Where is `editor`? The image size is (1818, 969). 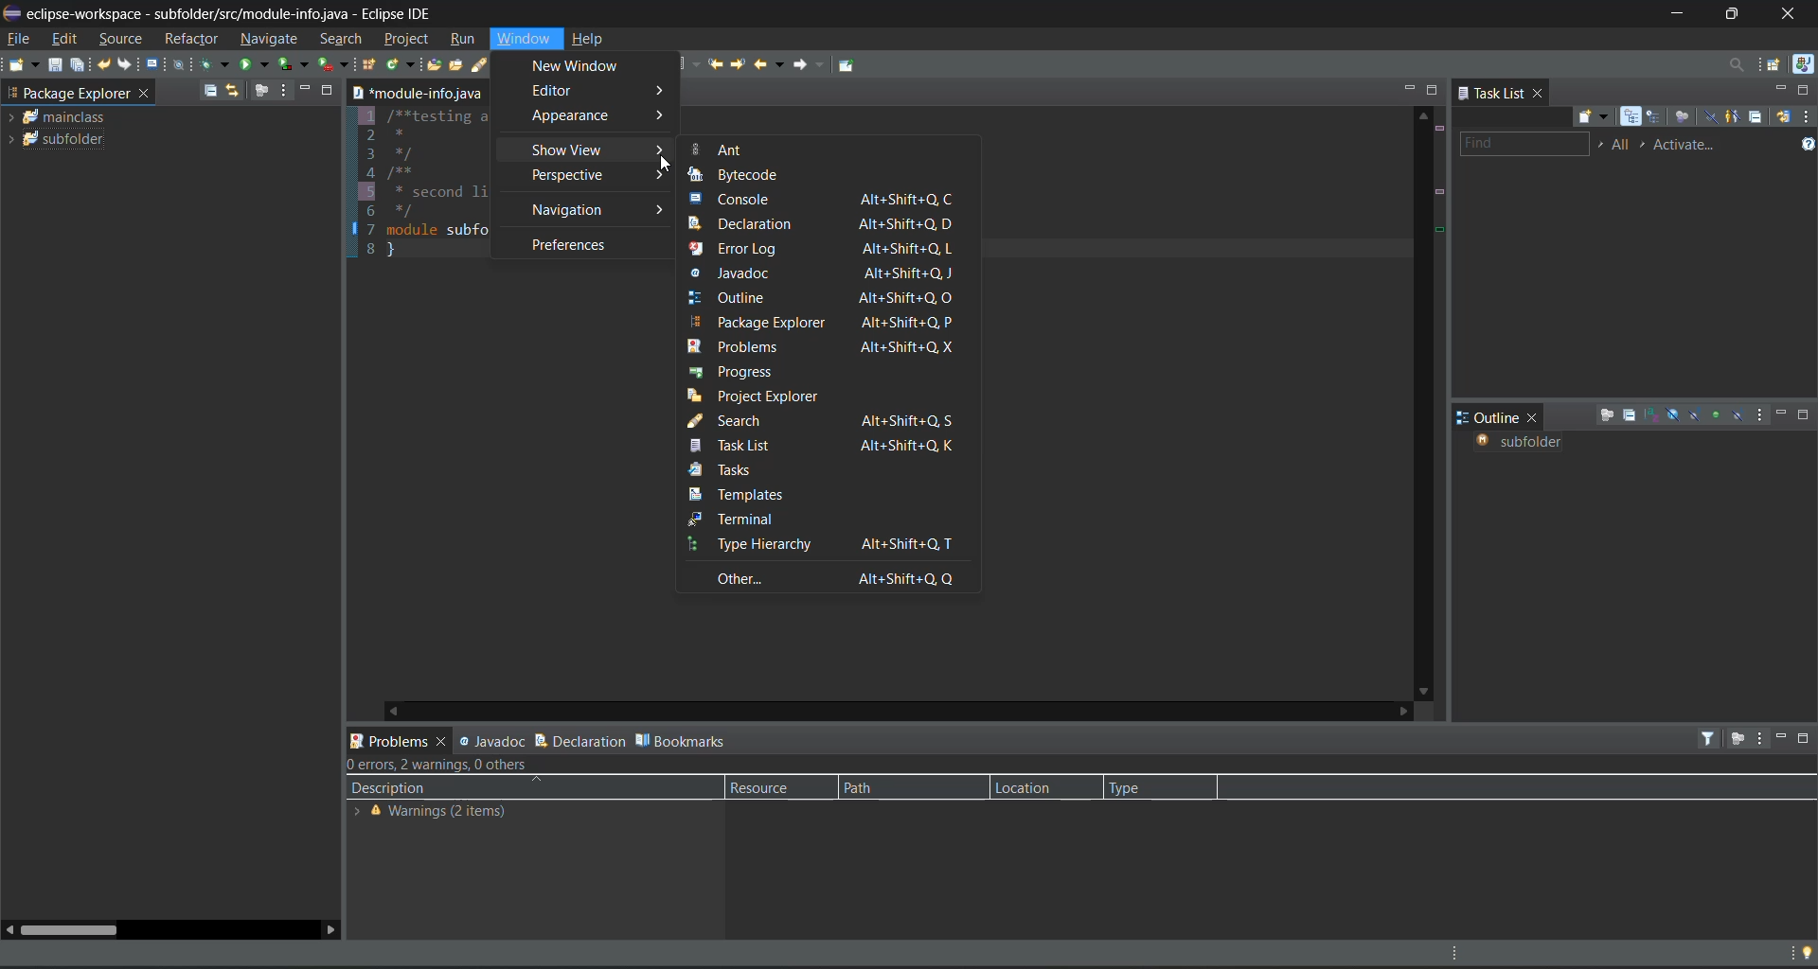 editor is located at coordinates (603, 92).